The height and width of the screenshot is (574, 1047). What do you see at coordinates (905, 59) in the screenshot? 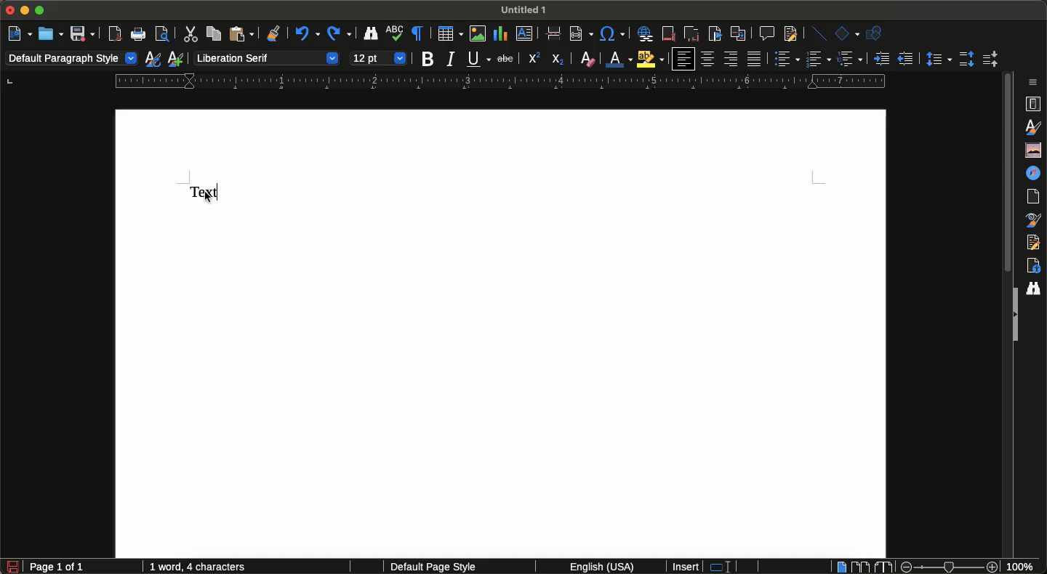
I see `Decrease` at bounding box center [905, 59].